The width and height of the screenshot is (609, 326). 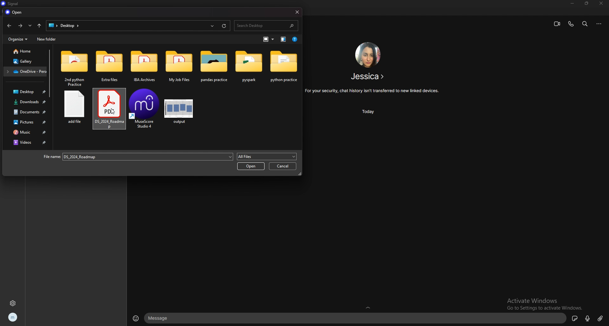 What do you see at coordinates (28, 132) in the screenshot?
I see `music` at bounding box center [28, 132].